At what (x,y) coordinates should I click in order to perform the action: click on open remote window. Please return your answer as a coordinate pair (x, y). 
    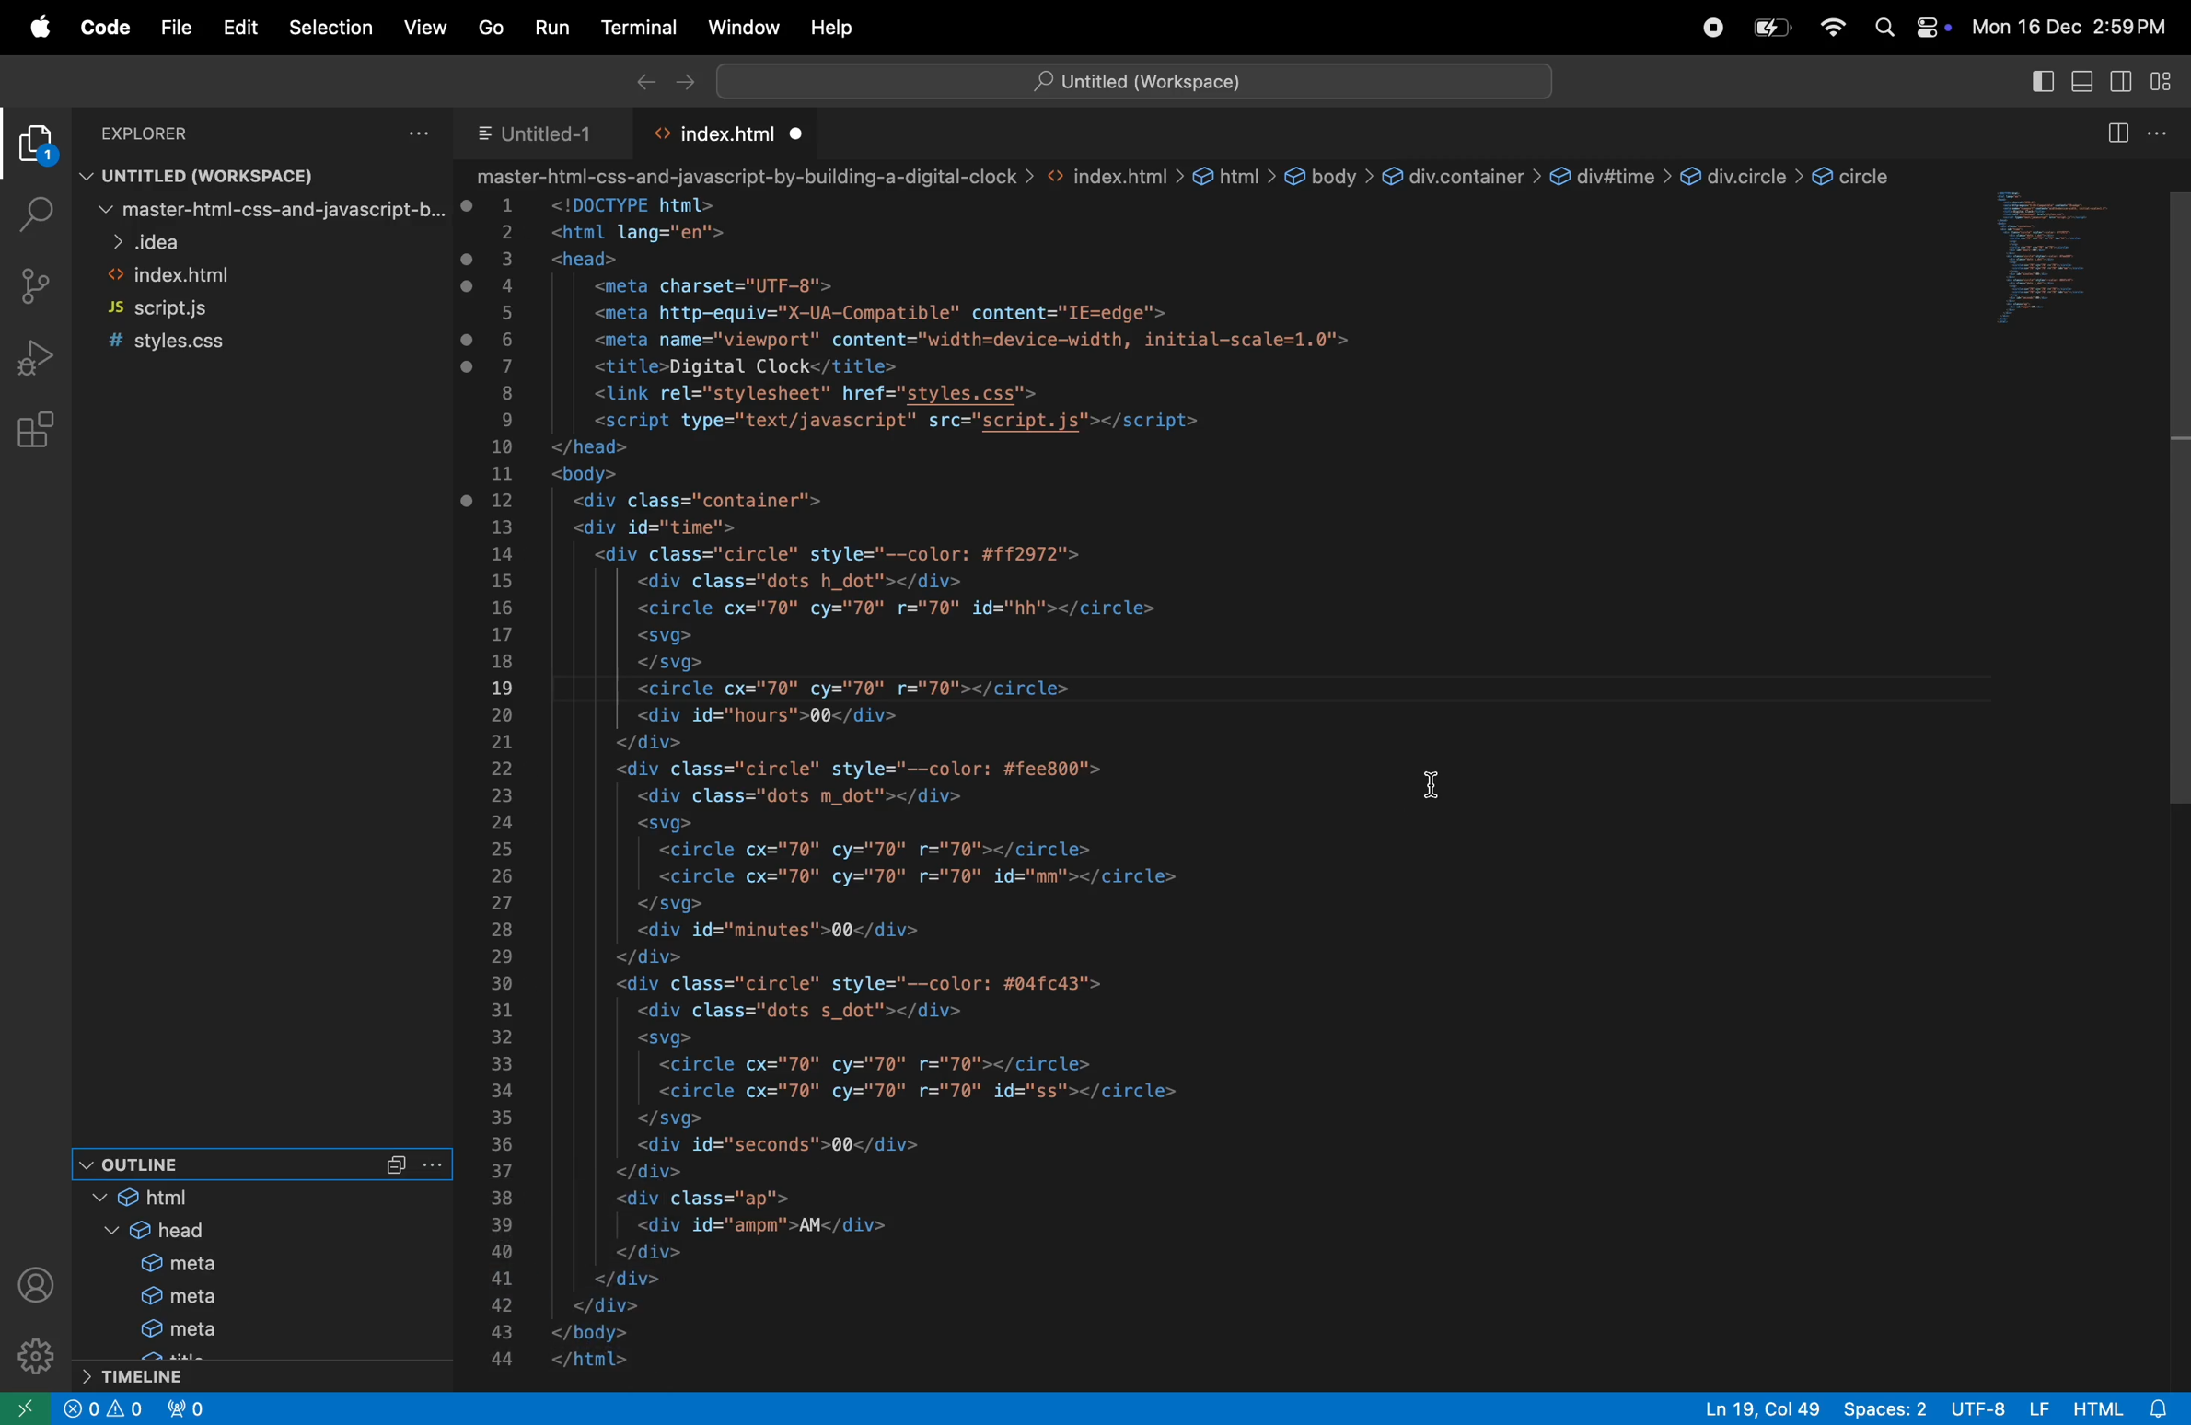
    Looking at the image, I should click on (23, 1411).